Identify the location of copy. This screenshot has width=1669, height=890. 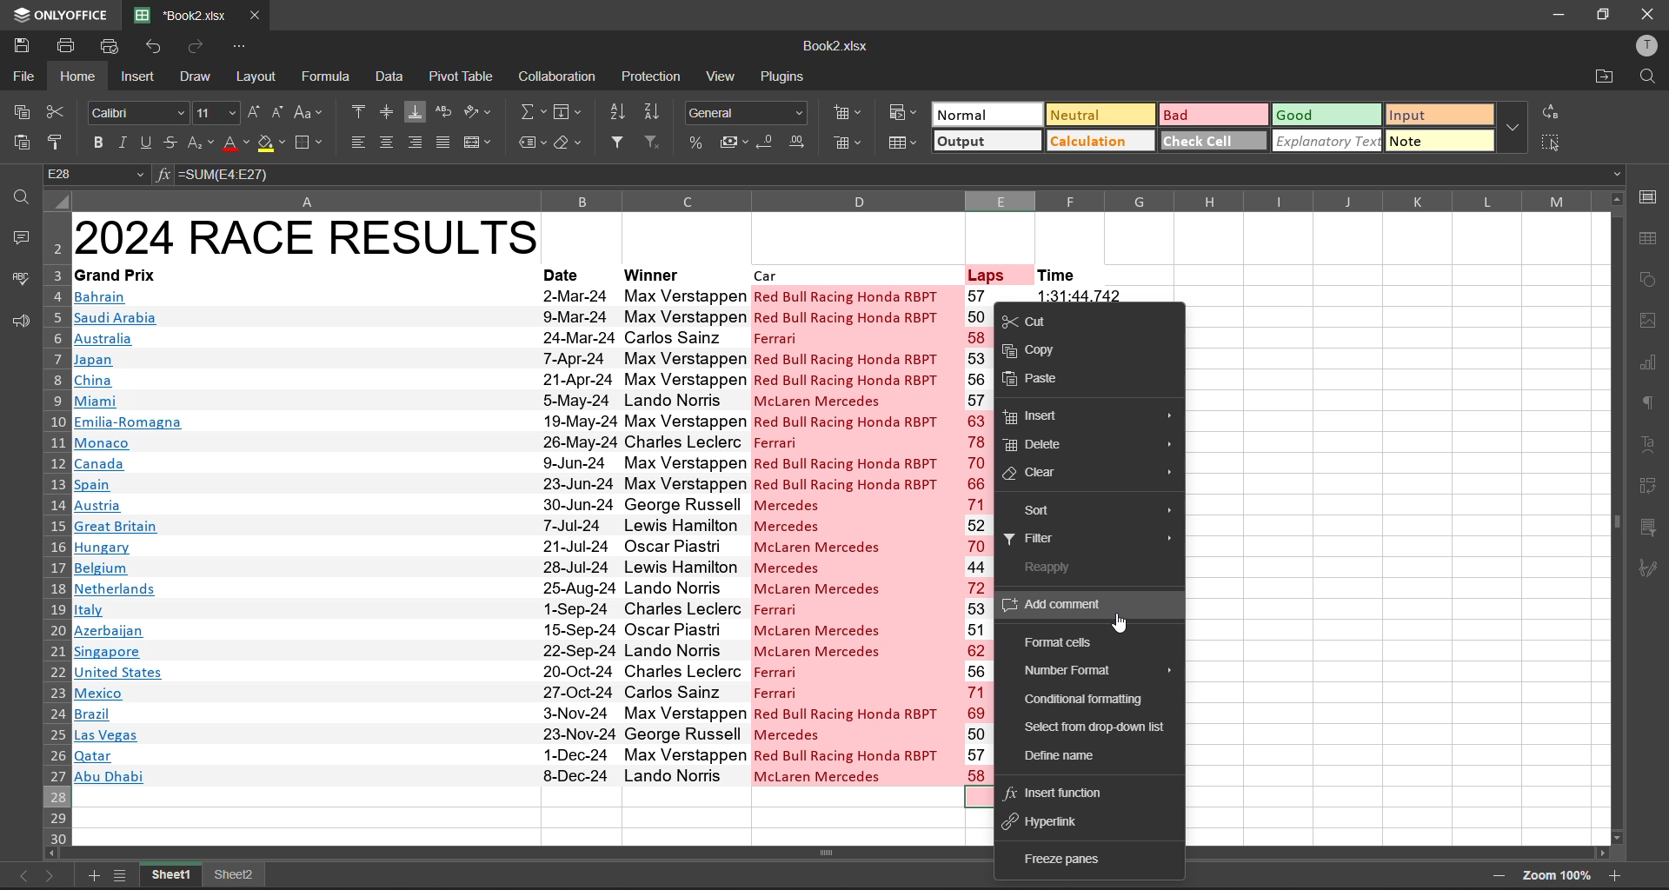
(19, 109).